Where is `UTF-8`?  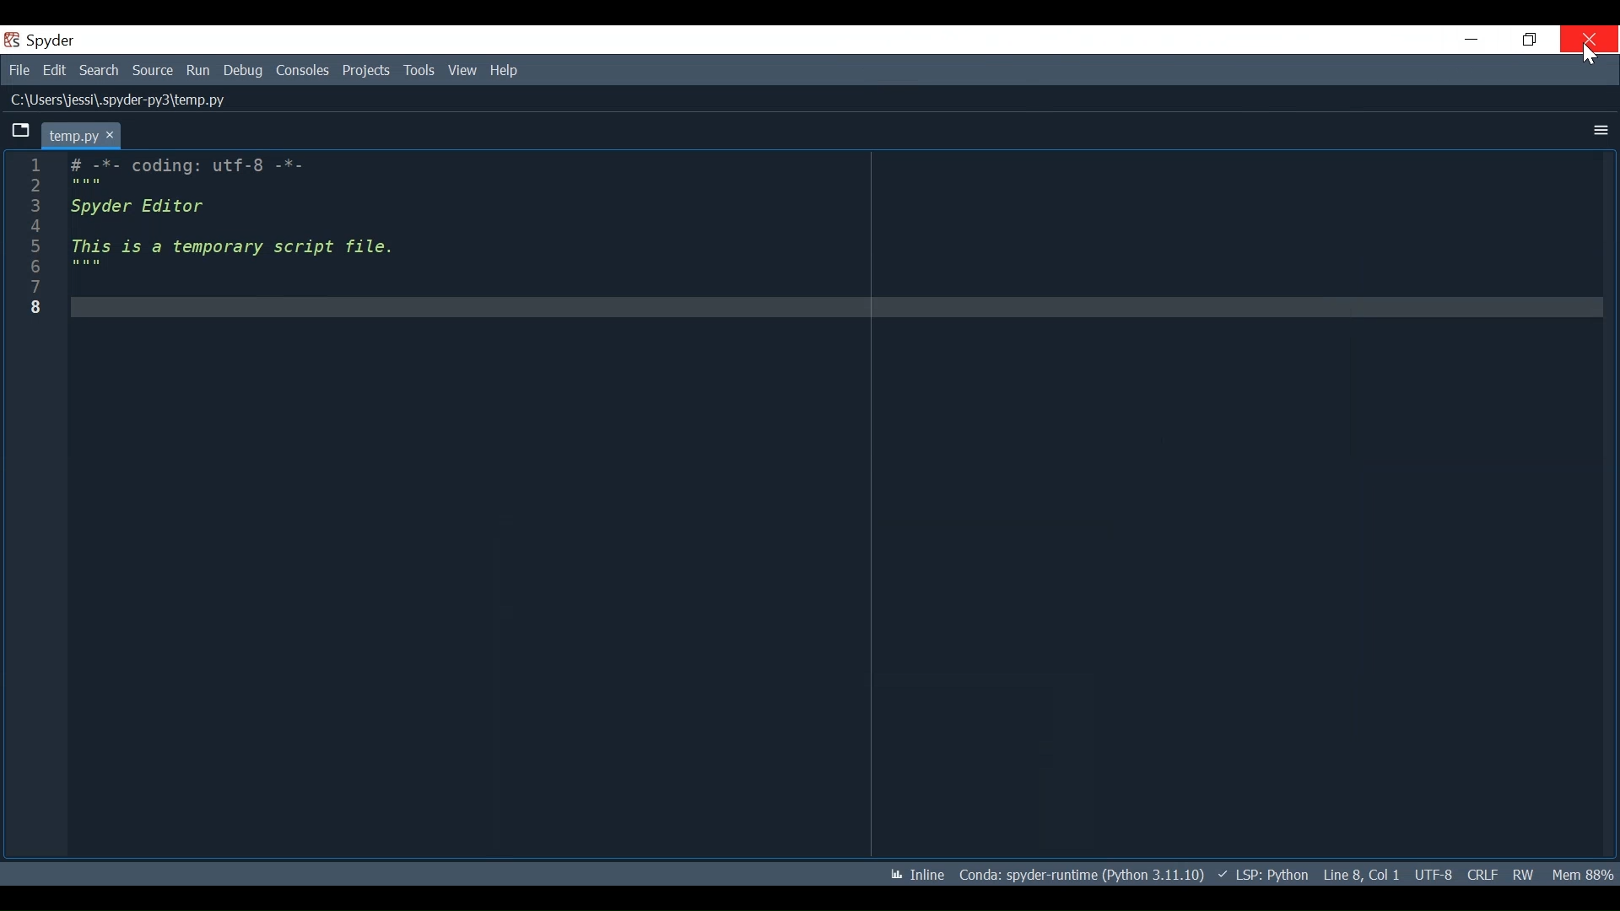 UTF-8 is located at coordinates (1433, 873).